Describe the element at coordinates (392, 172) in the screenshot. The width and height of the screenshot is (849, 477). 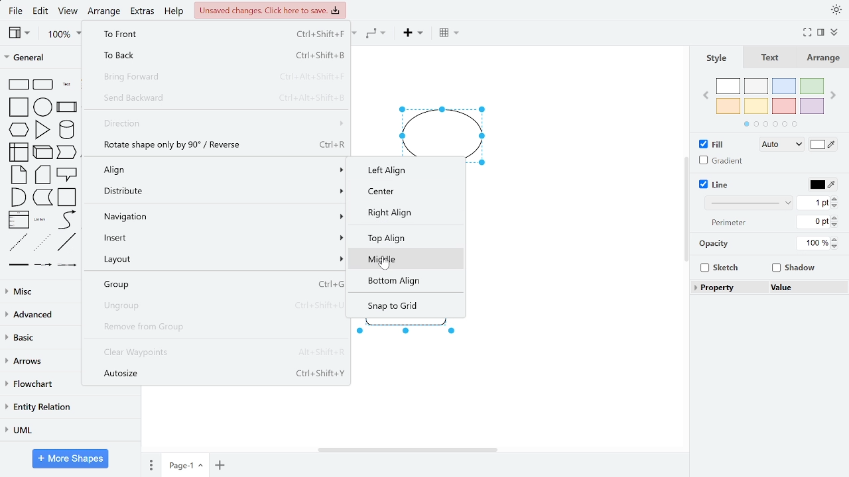
I see `Left Align` at that location.